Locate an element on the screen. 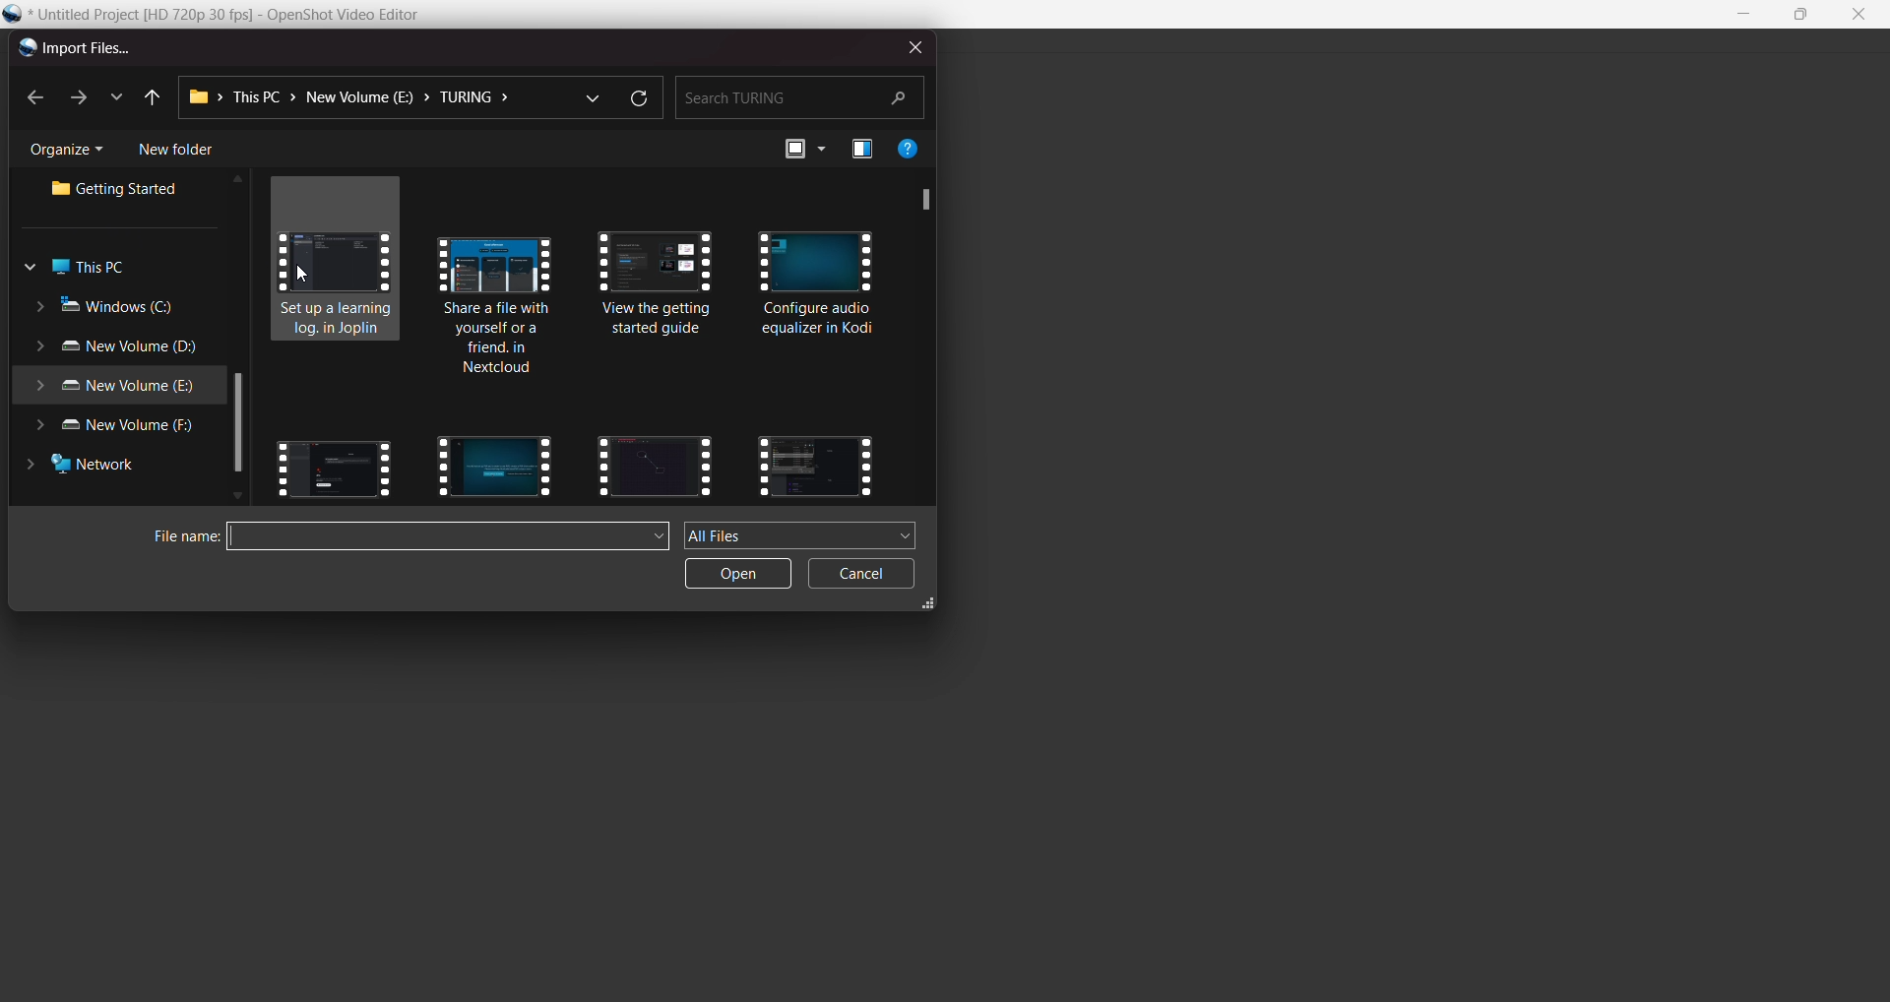 The height and width of the screenshot is (1002, 1890). cancel is located at coordinates (863, 575).